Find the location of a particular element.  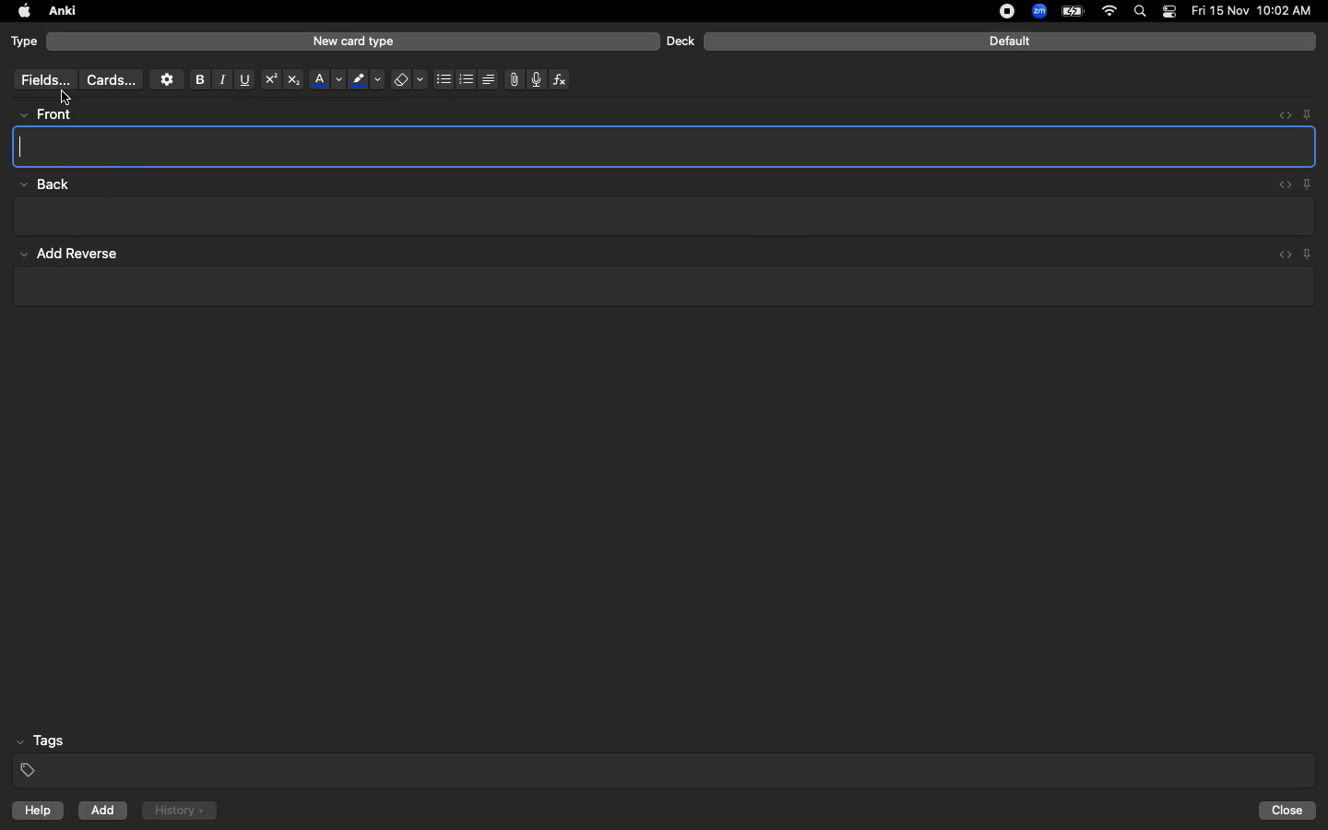

Font color is located at coordinates (326, 79).